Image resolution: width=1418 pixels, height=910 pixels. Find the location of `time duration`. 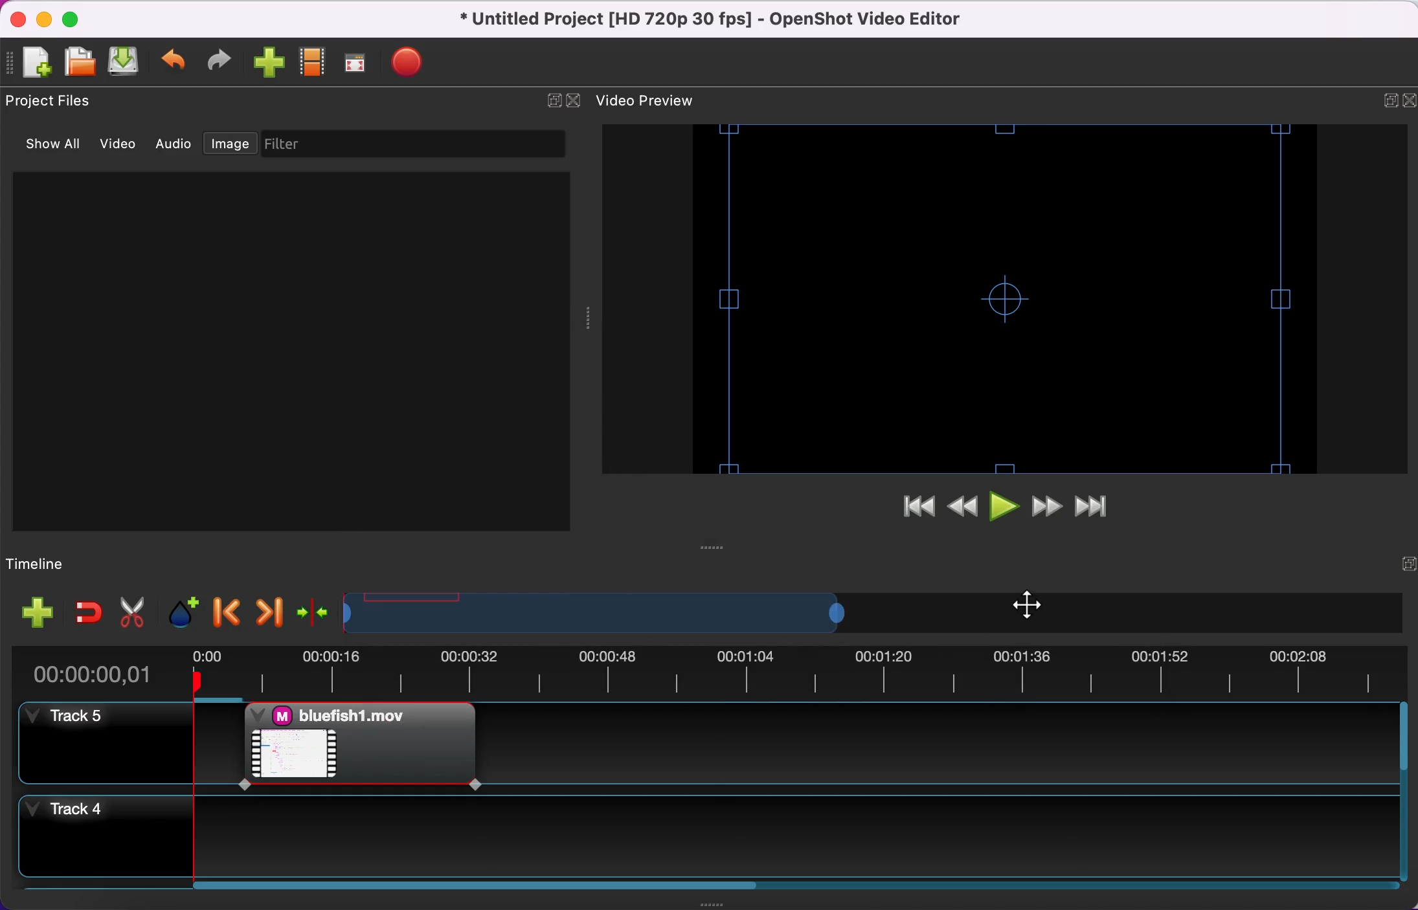

time duration is located at coordinates (710, 672).